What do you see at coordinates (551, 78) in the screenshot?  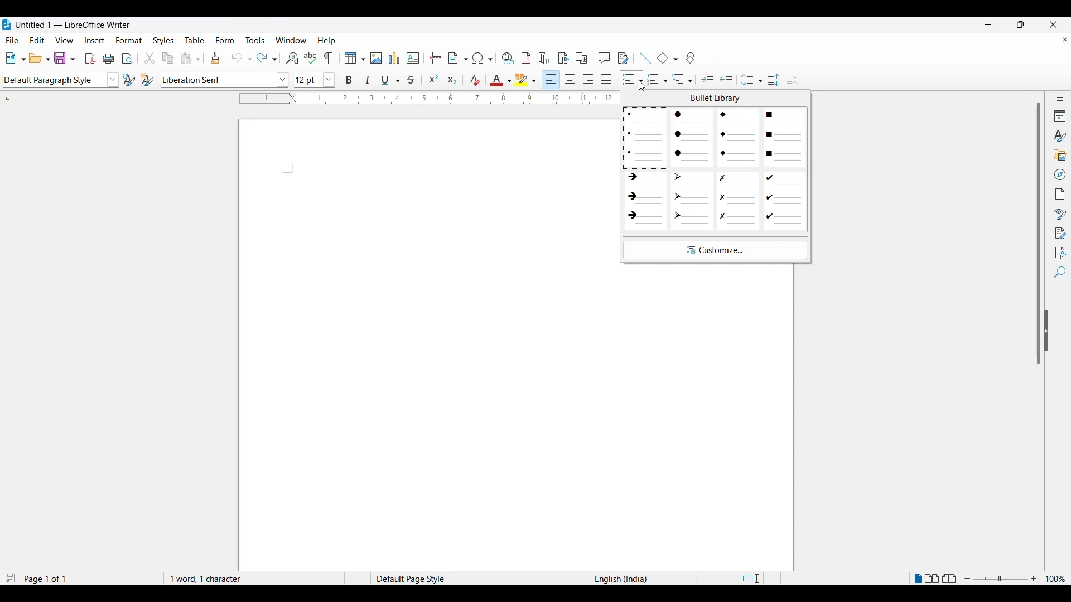 I see `align left` at bounding box center [551, 78].